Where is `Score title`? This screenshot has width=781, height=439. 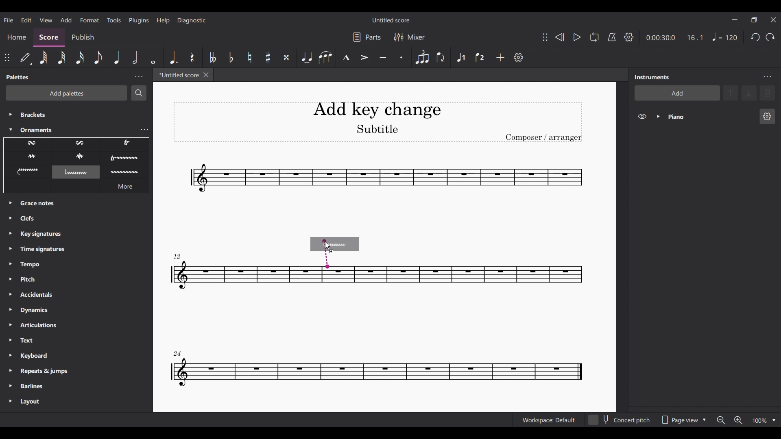 Score title is located at coordinates (390, 20).